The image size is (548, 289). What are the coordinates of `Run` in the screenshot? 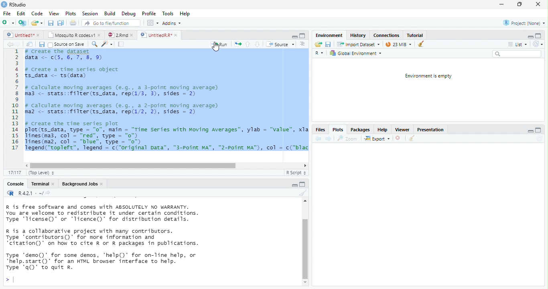 It's located at (219, 45).